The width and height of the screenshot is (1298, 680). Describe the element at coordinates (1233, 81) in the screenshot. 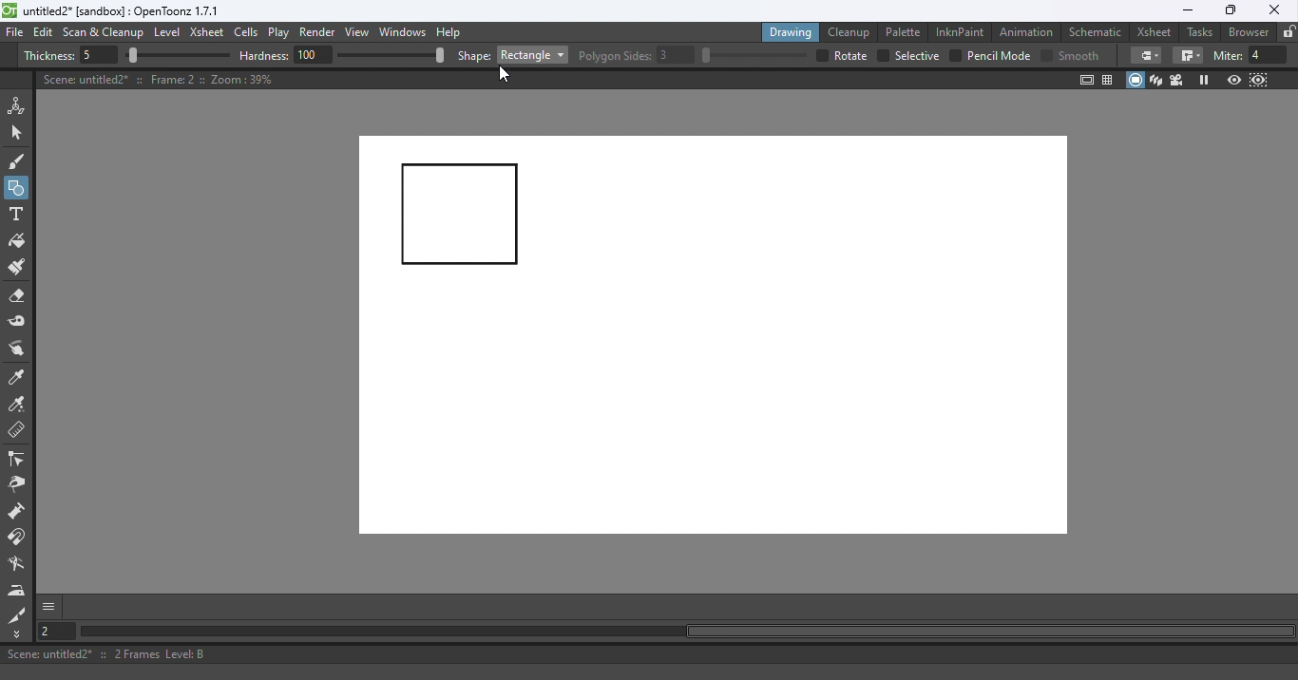

I see `Preview` at that location.